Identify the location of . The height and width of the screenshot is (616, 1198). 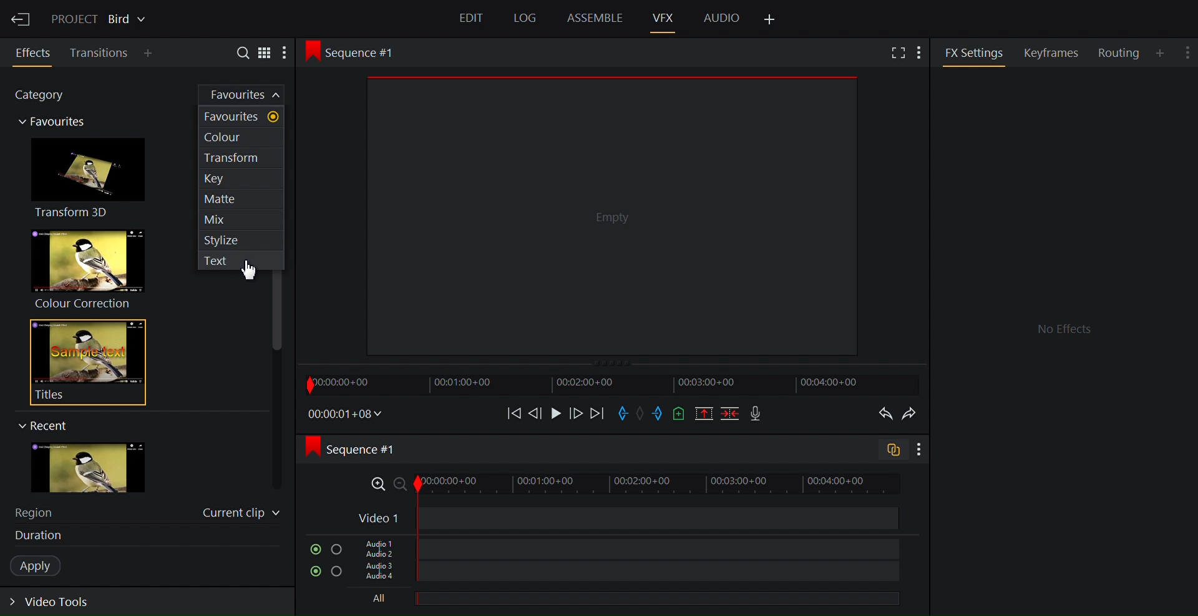
(42, 535).